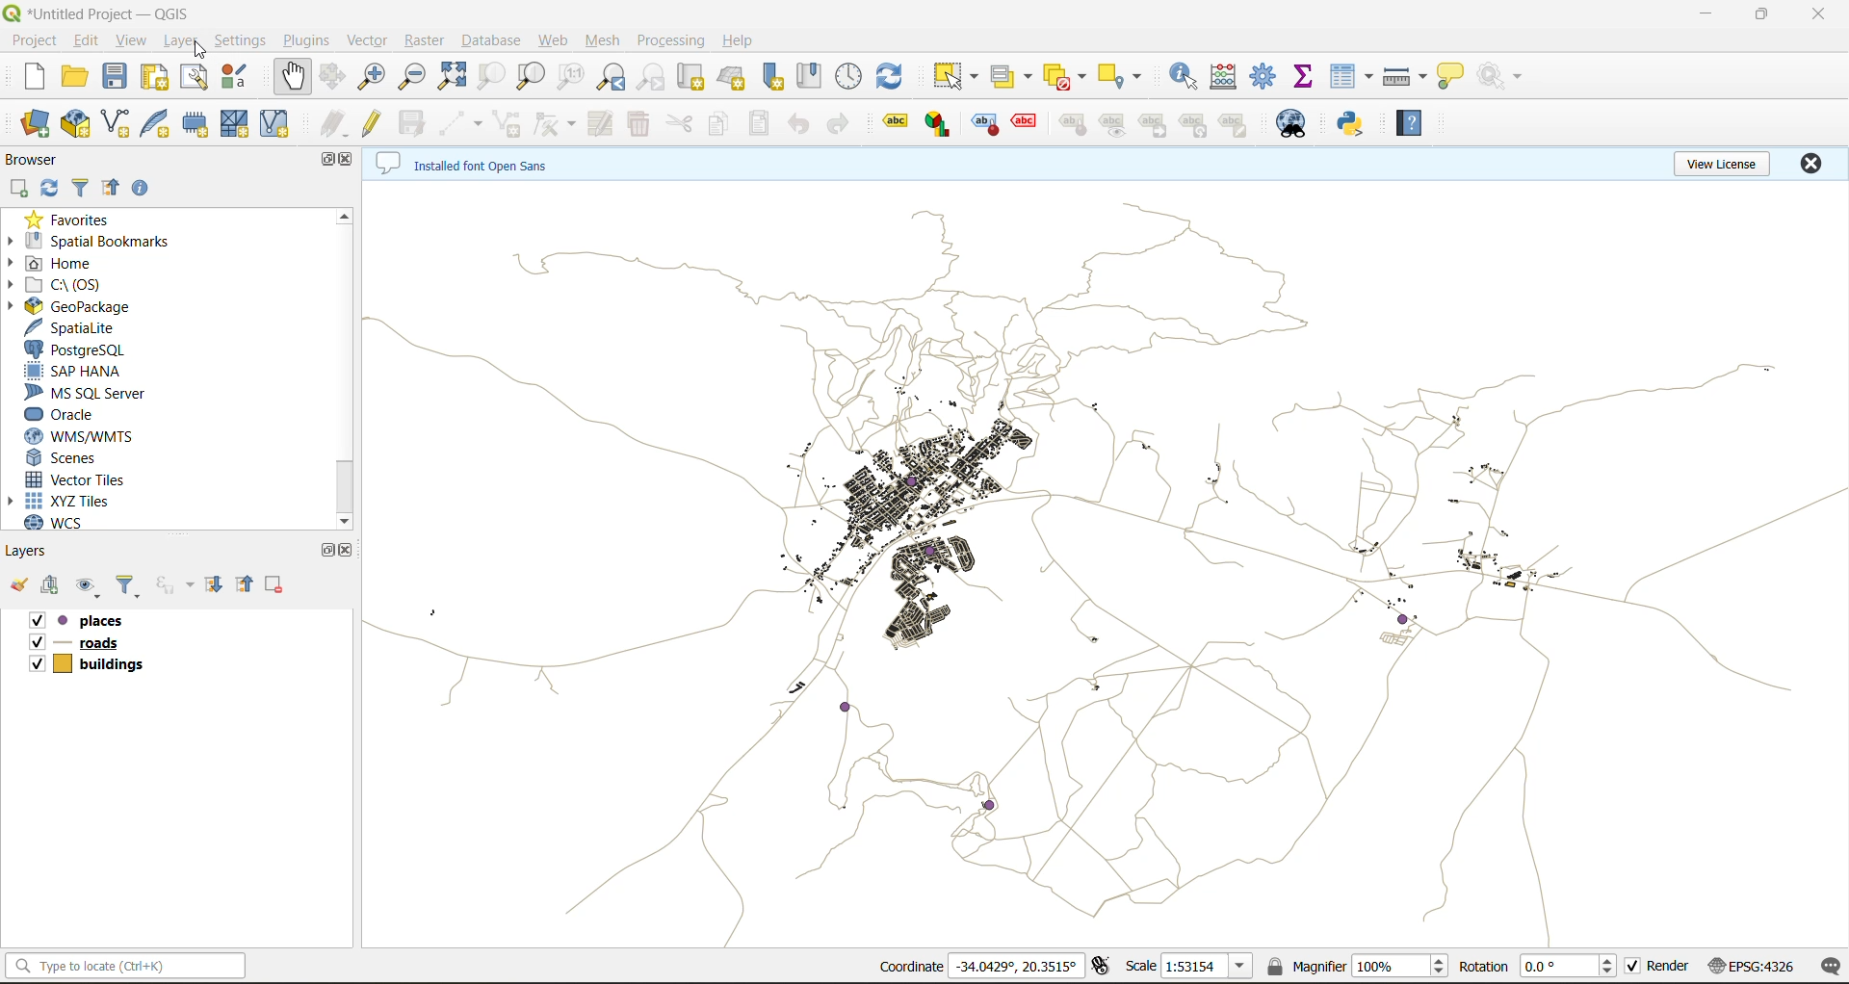 The height and width of the screenshot is (984, 1849). I want to click on label tool 3, so click(984, 125).